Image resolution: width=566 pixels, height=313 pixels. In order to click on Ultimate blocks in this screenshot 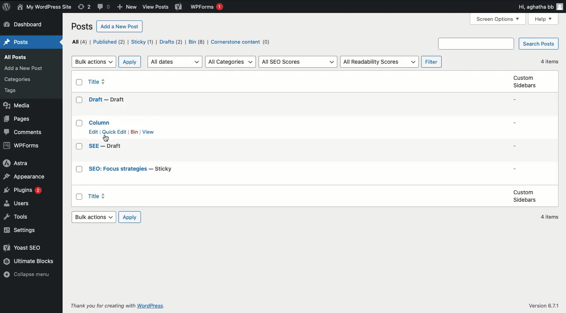, I will do `click(28, 263)`.